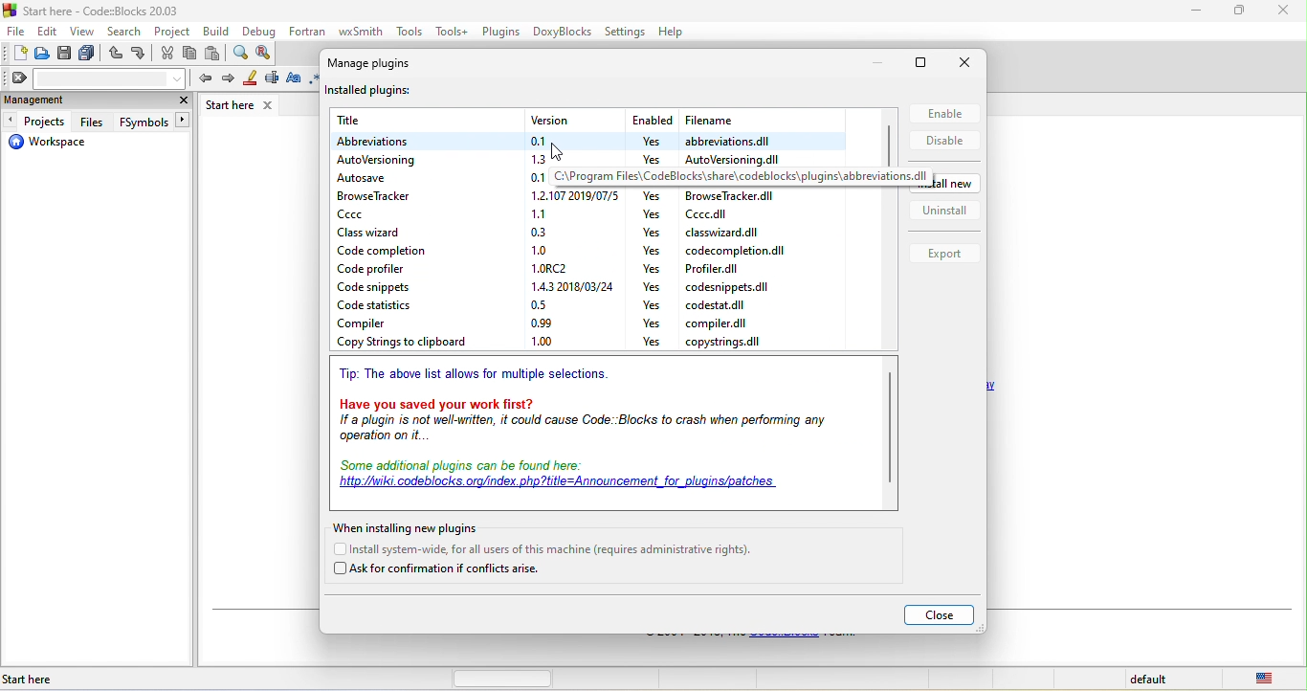 Image resolution: width=1307 pixels, height=691 pixels. I want to click on fsymbols, so click(151, 121).